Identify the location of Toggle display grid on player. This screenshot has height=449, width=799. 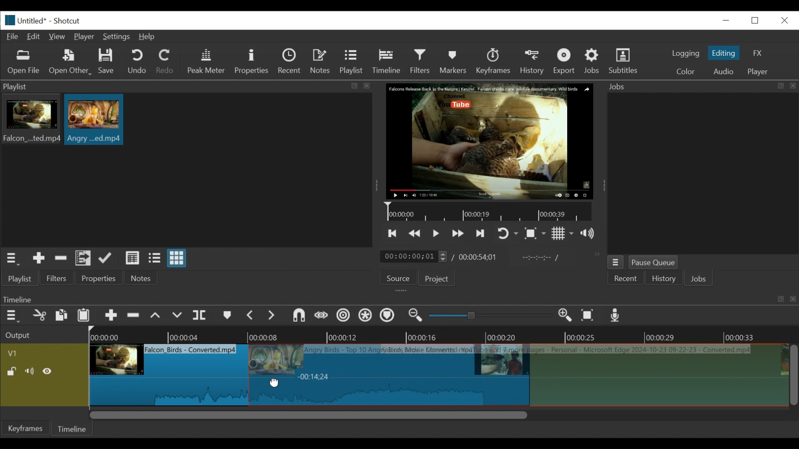
(563, 233).